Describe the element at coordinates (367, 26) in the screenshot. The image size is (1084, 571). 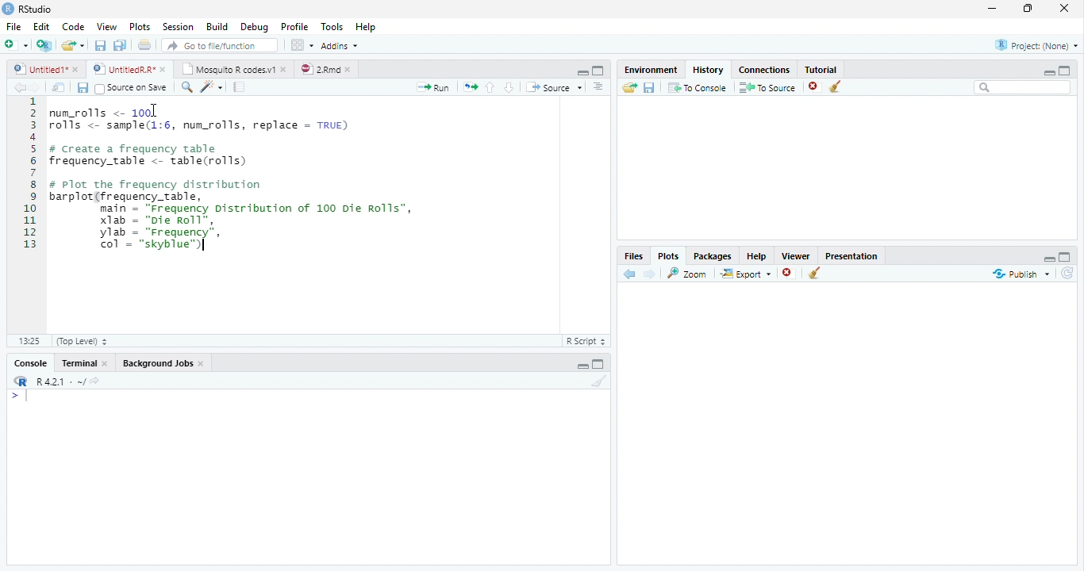
I see `Help` at that location.